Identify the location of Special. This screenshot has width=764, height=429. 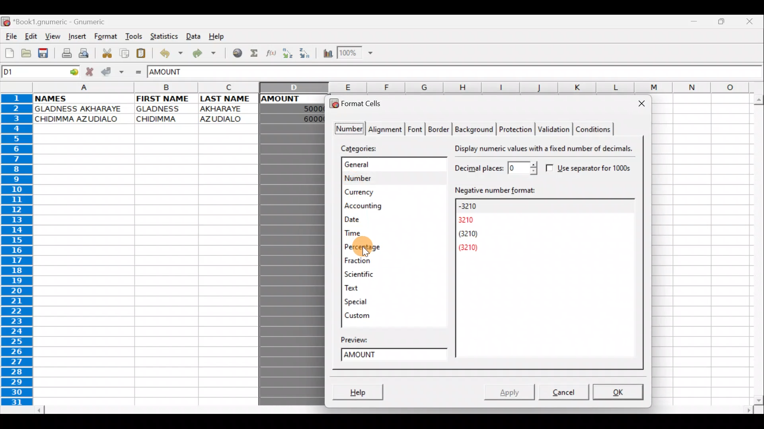
(360, 301).